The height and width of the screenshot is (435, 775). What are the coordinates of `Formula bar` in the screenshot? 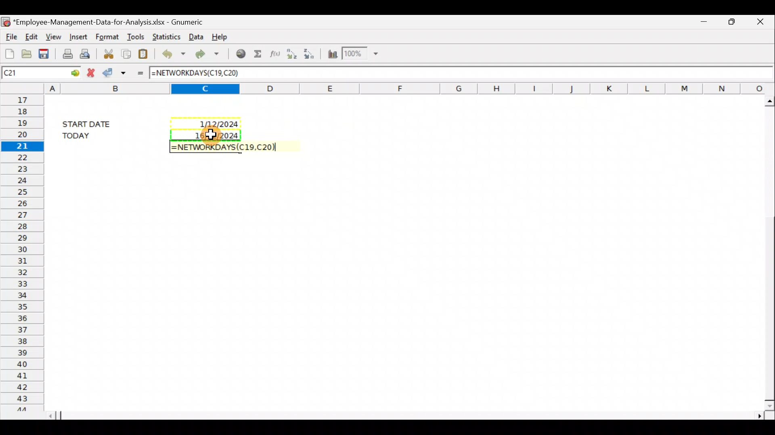 It's located at (511, 73).